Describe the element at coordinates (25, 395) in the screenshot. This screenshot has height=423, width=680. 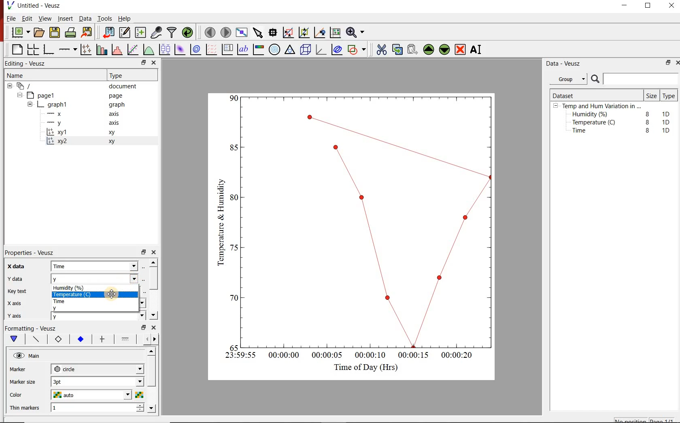
I see `Color` at that location.